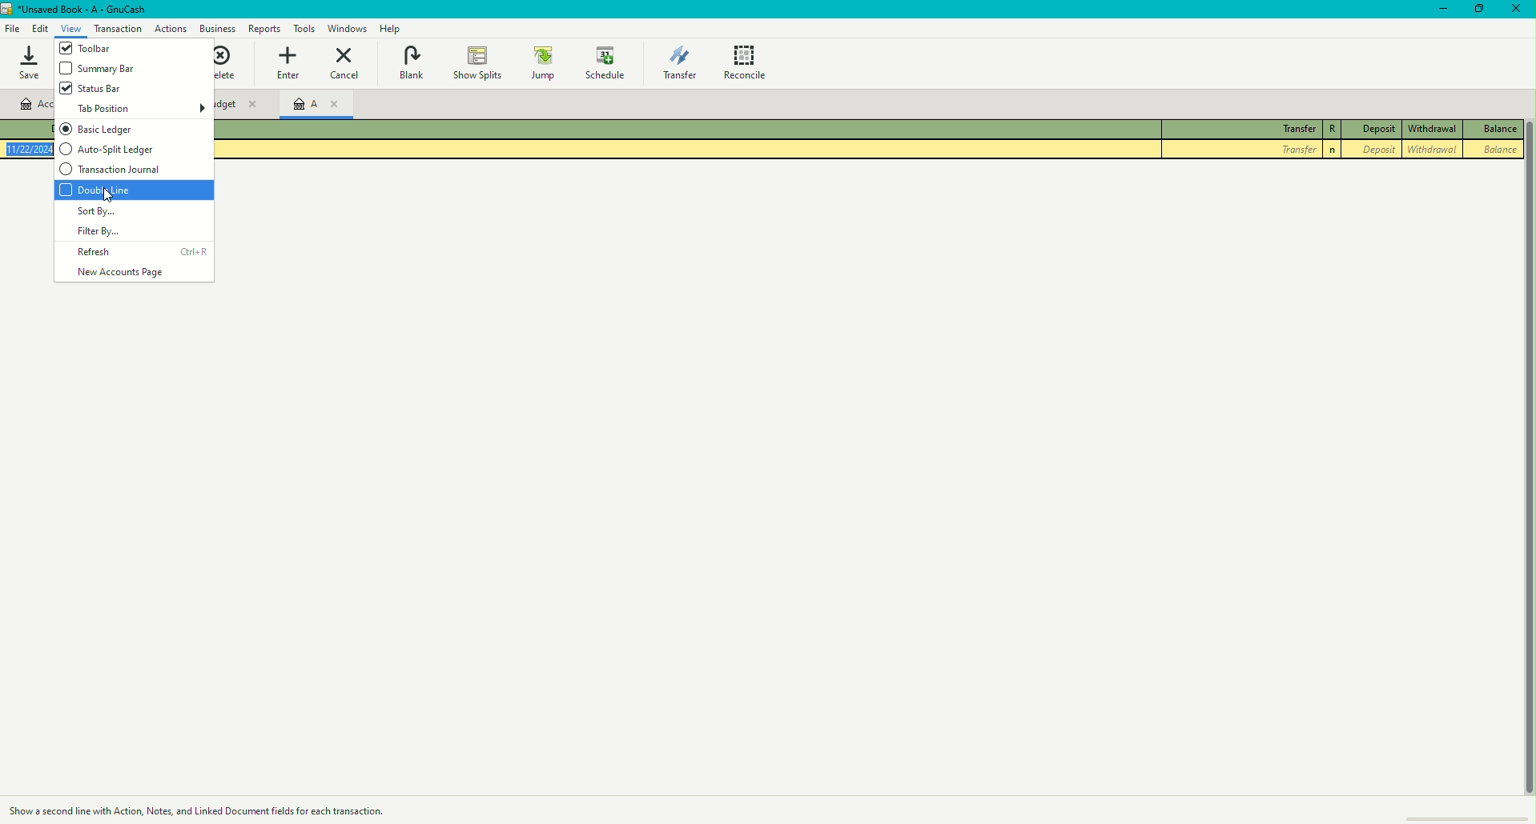 This screenshot has height=824, width=1536. I want to click on Sort by, so click(101, 211).